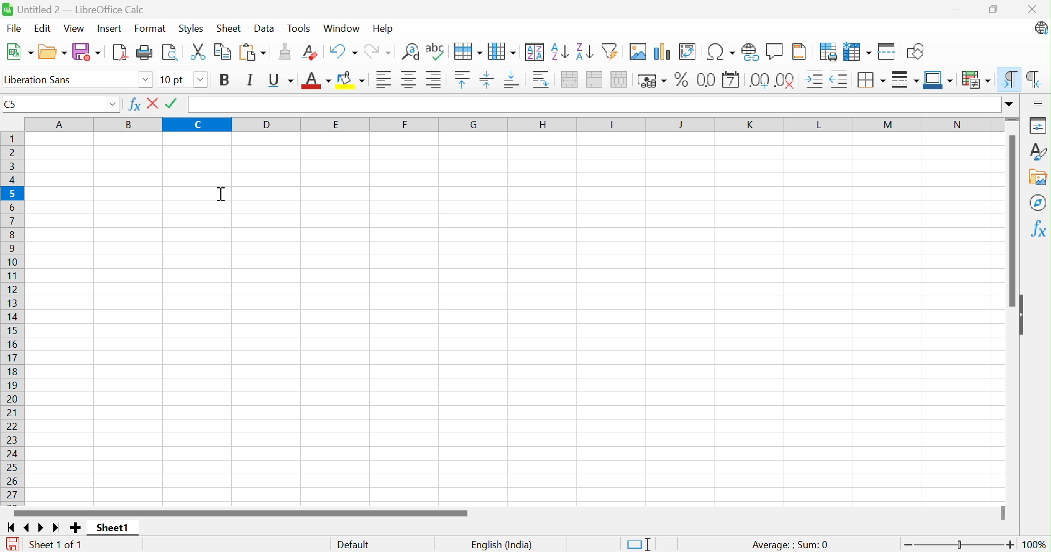 The width and height of the screenshot is (1051, 552). I want to click on Slider, so click(1012, 119).